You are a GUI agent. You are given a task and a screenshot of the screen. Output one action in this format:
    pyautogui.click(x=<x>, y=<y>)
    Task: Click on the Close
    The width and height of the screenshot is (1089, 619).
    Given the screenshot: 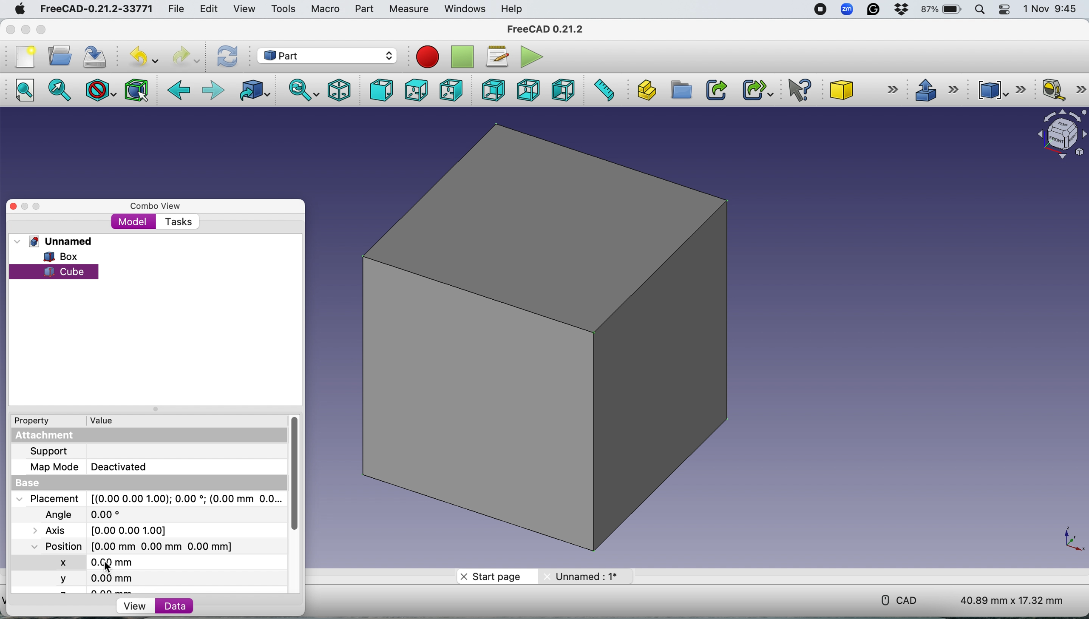 What is the action you would take?
    pyautogui.click(x=13, y=207)
    